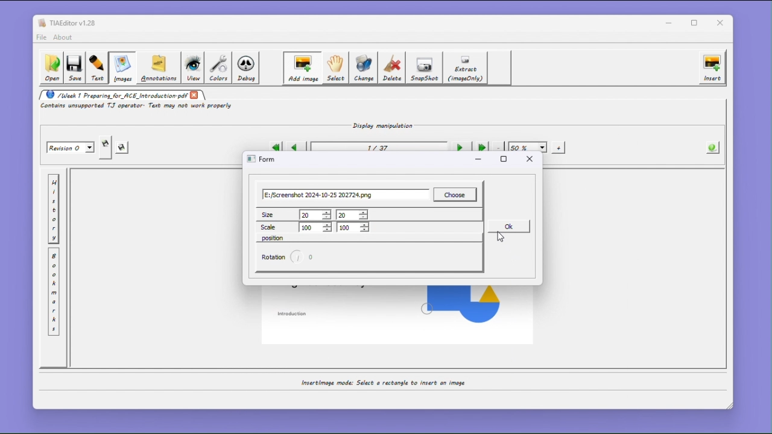 The height and width of the screenshot is (434, 772). What do you see at coordinates (138, 107) in the screenshot?
I see `Contains unsupported TJ operator. Text may not work properly` at bounding box center [138, 107].